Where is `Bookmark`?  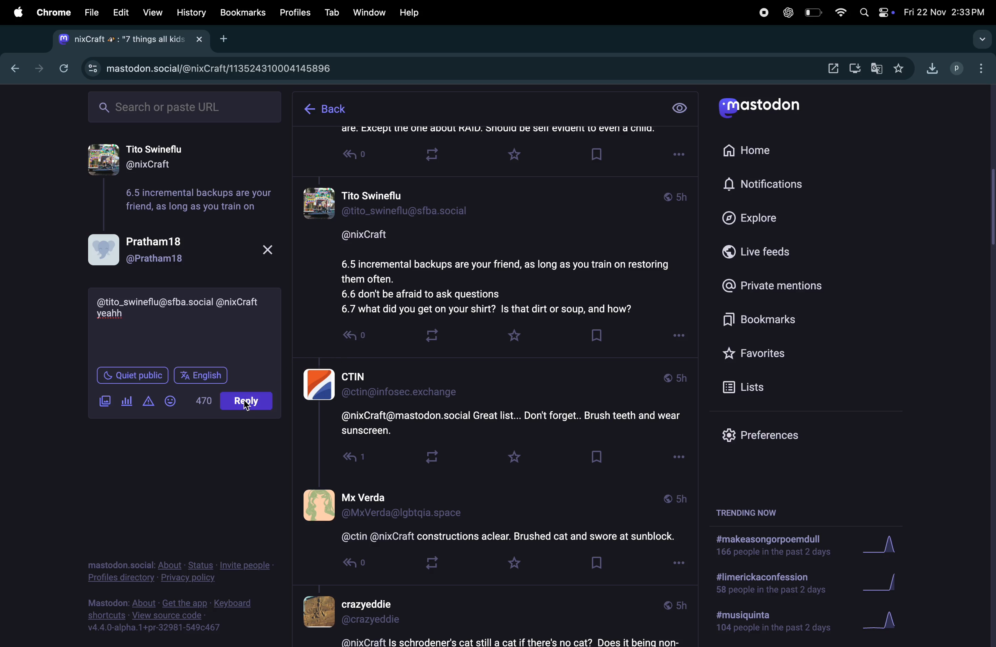
Bookmark is located at coordinates (599, 459).